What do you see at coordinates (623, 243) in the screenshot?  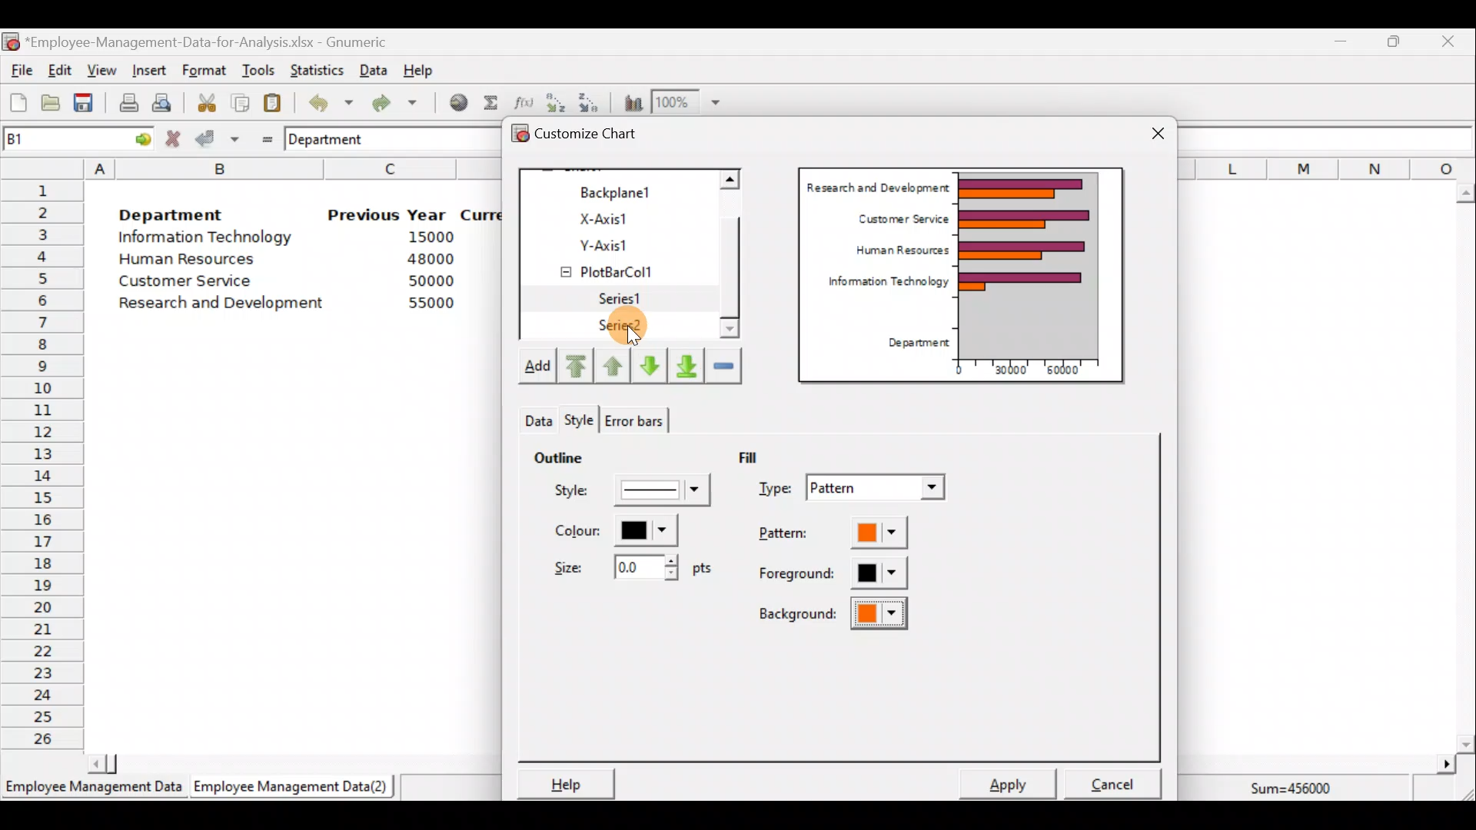 I see `Y-axis1` at bounding box center [623, 243].